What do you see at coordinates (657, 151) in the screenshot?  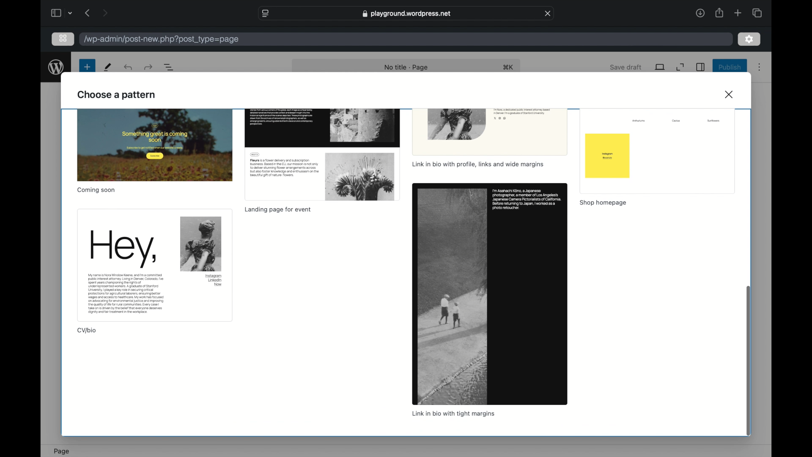 I see `preview` at bounding box center [657, 151].